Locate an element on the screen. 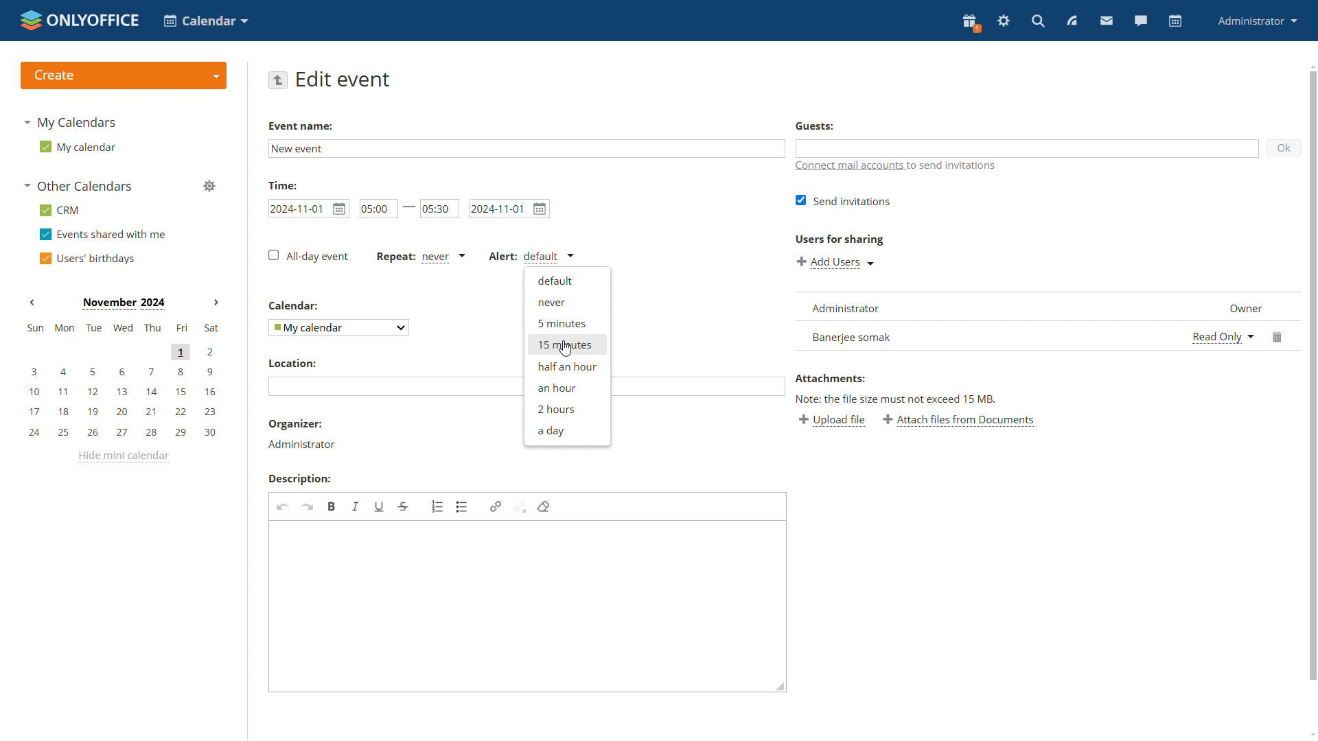 The height and width of the screenshot is (741, 1318). events shared with me is located at coordinates (103, 235).